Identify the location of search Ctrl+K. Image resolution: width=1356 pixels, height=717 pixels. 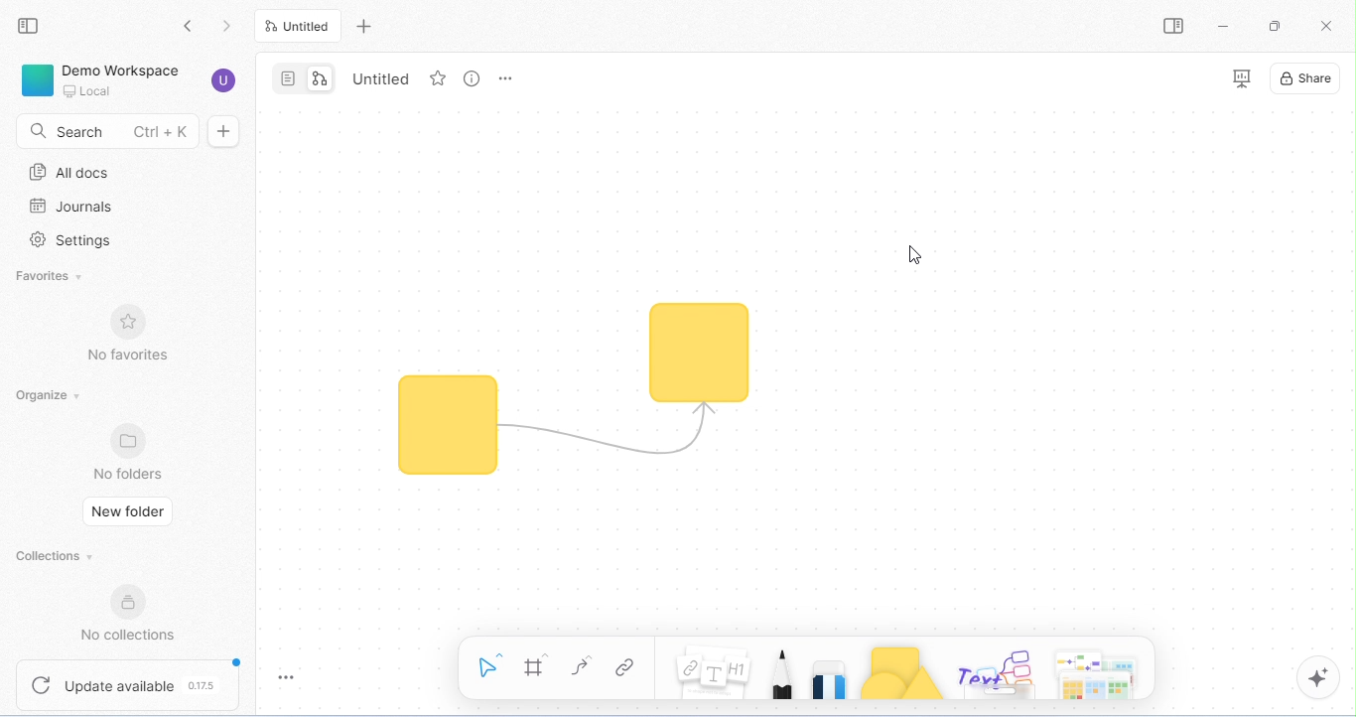
(104, 129).